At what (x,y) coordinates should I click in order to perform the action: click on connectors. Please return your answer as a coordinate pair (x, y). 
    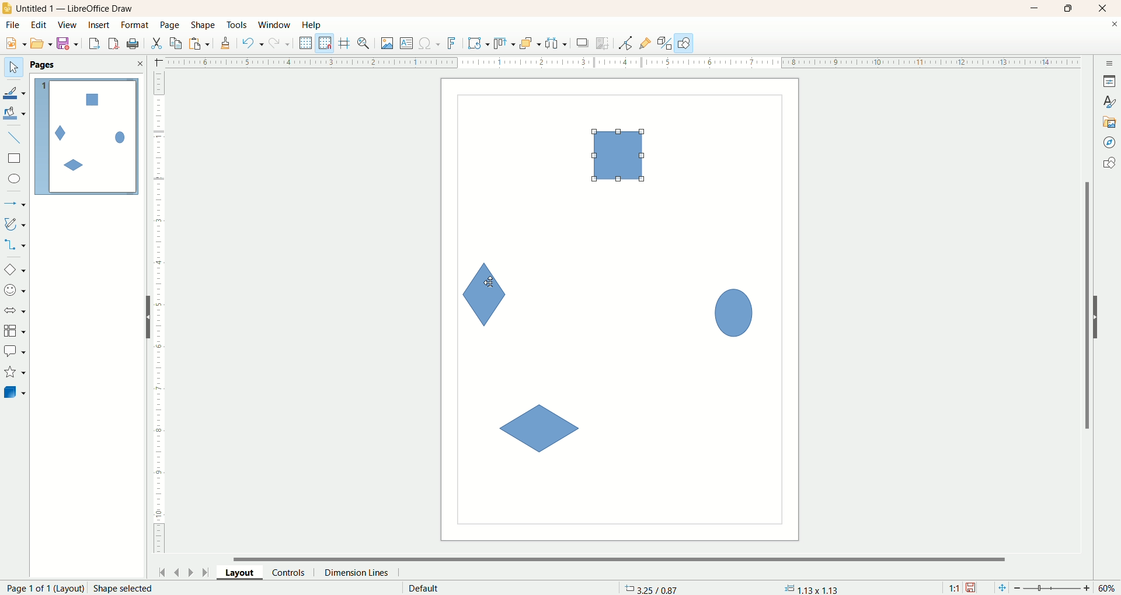
    Looking at the image, I should click on (15, 244).